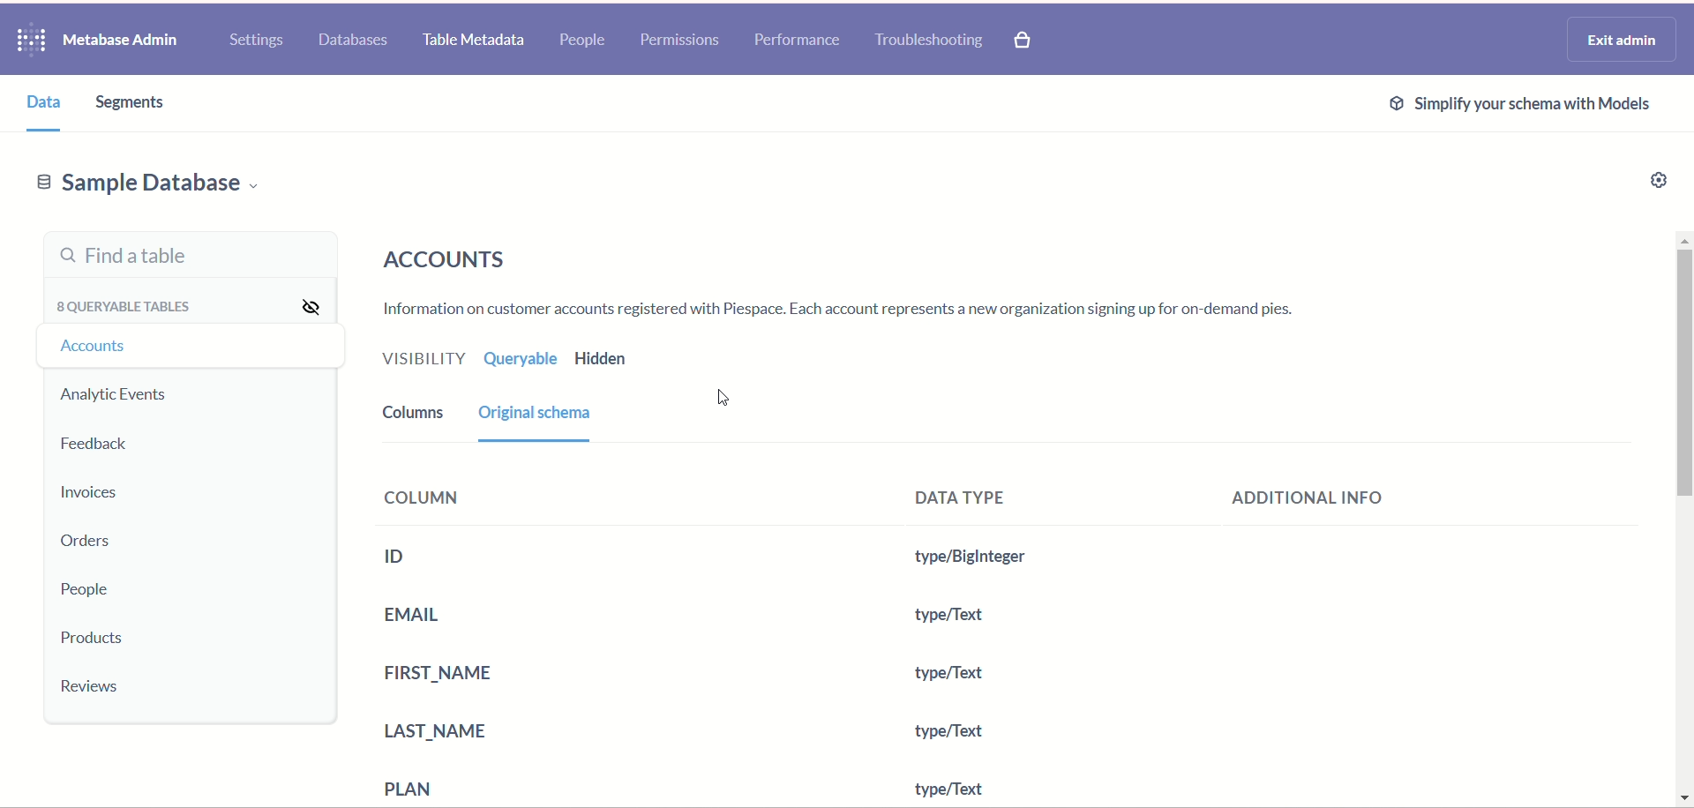 This screenshot has width=1694, height=808. Describe the element at coordinates (86, 588) in the screenshot. I see `people` at that location.